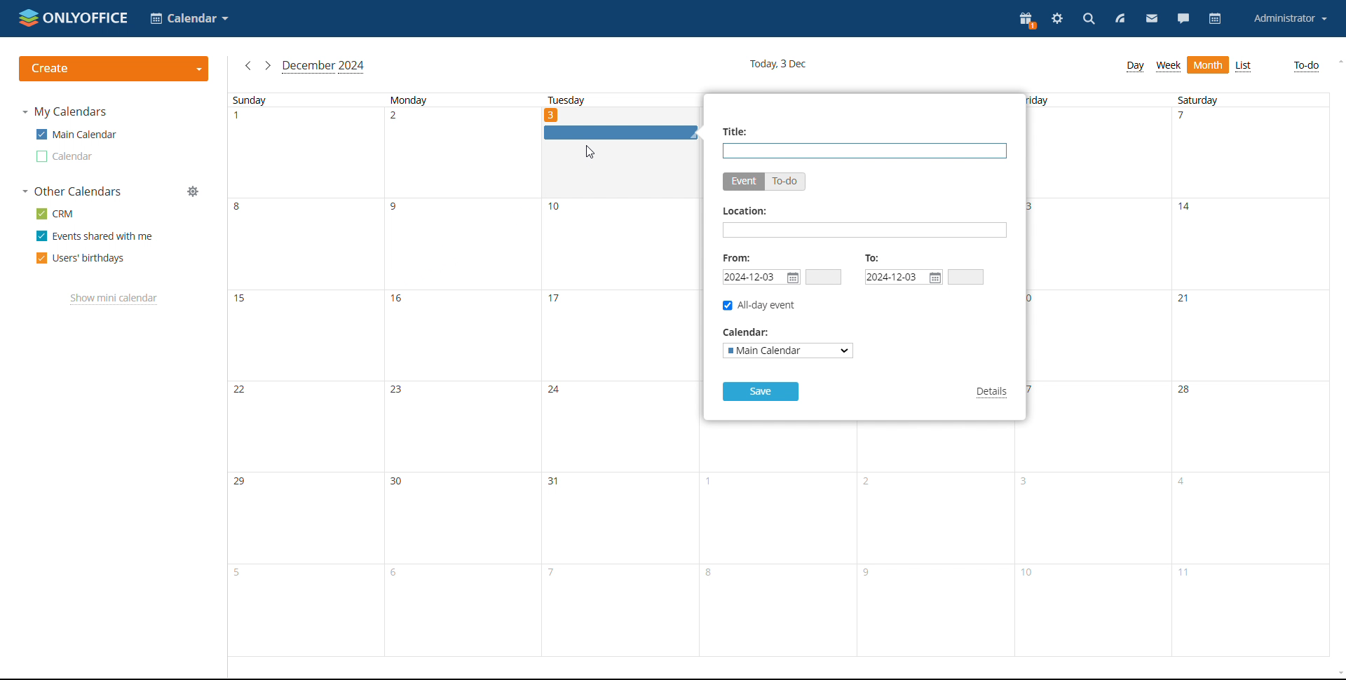 The image size is (1346, 680). What do you see at coordinates (750, 210) in the screenshot?
I see `location:` at bounding box center [750, 210].